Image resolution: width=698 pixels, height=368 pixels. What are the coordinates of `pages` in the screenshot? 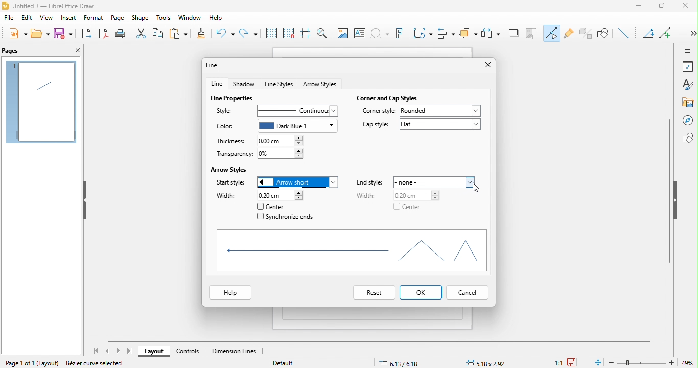 It's located at (18, 50).